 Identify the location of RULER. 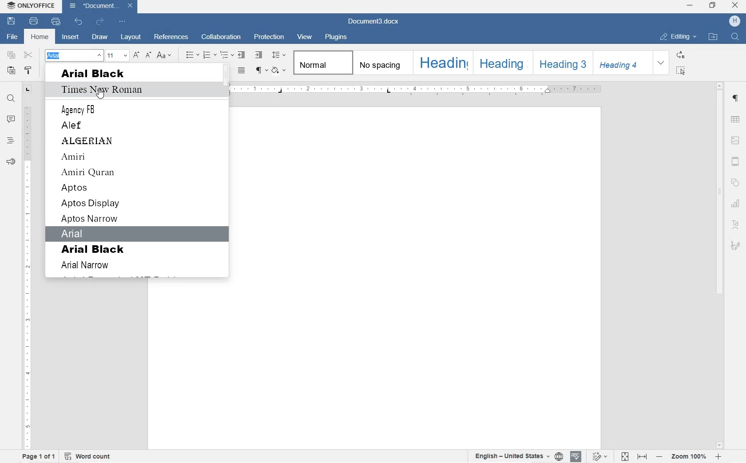
(27, 277).